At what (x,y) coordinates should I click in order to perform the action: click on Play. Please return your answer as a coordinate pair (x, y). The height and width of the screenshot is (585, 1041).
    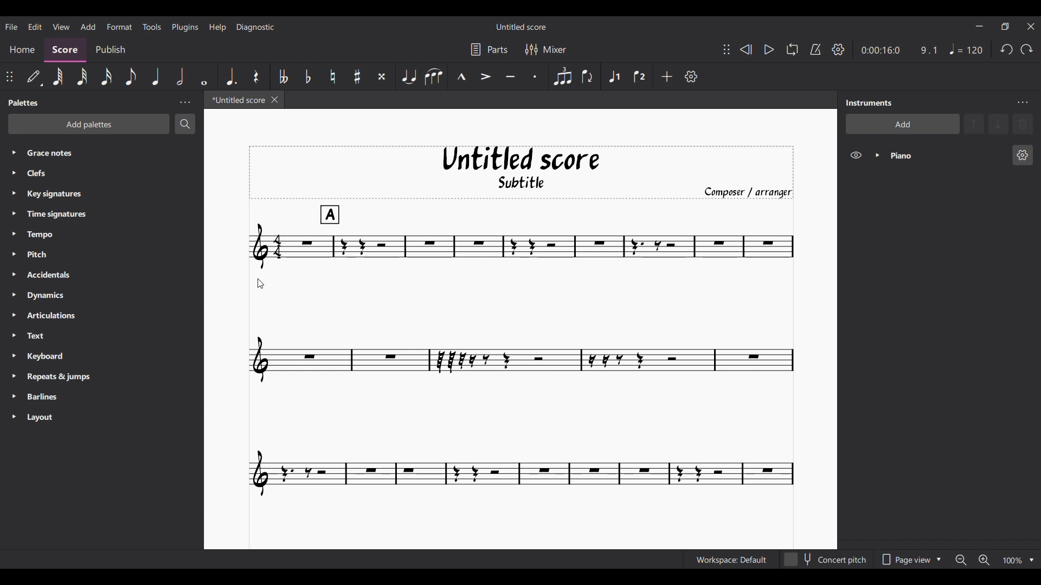
    Looking at the image, I should click on (769, 49).